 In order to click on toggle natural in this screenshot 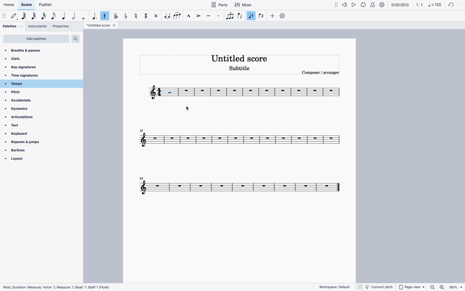, I will do `click(137, 16)`.